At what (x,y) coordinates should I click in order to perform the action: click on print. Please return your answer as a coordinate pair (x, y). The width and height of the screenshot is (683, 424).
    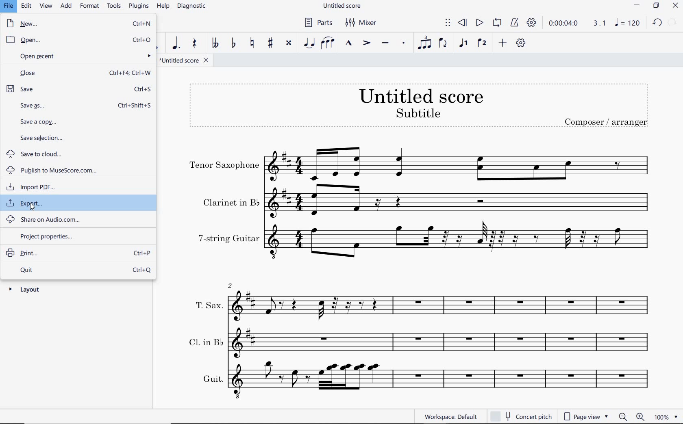
    Looking at the image, I should click on (78, 252).